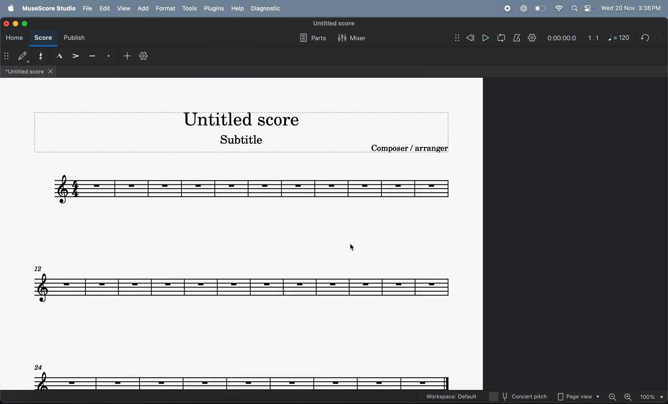  I want to click on Title bar, so click(241, 120).